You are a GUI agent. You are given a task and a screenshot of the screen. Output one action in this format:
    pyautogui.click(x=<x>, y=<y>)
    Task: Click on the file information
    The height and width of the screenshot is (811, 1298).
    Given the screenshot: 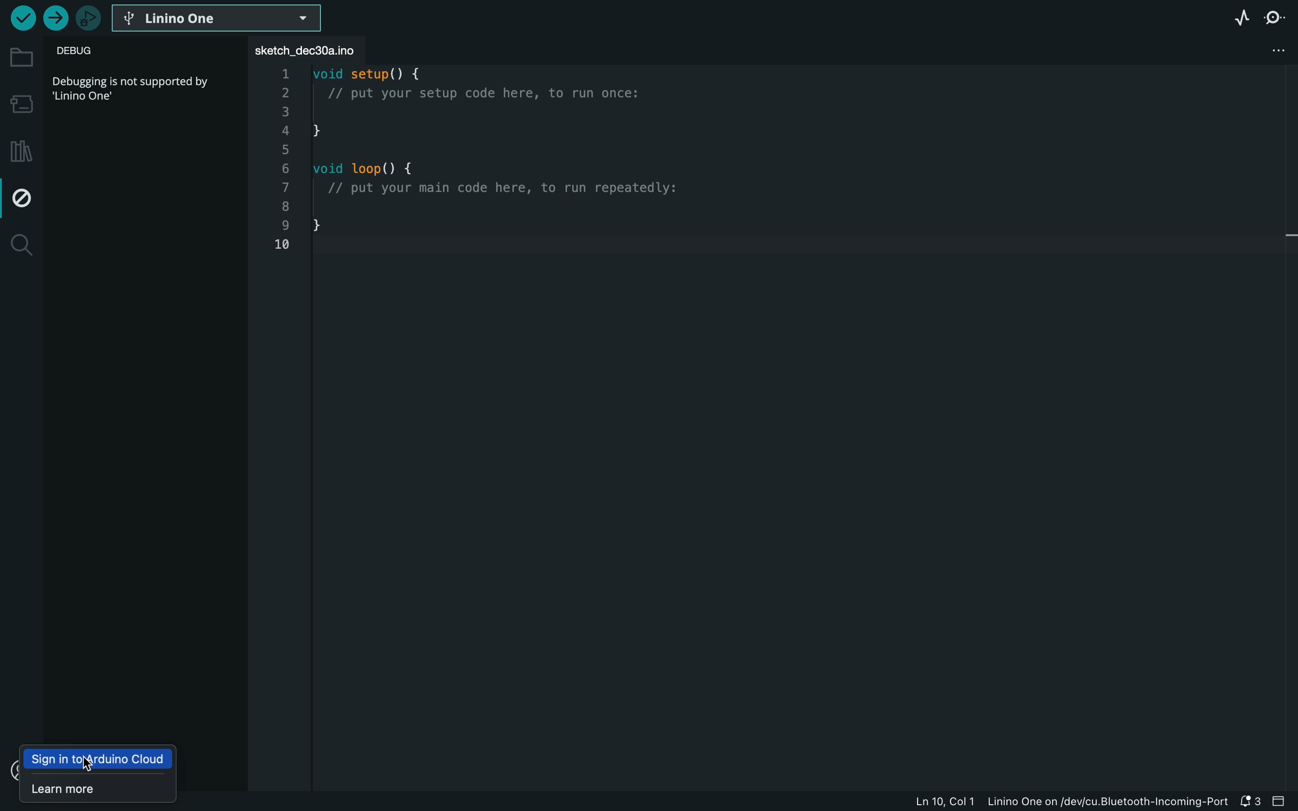 What is the action you would take?
    pyautogui.click(x=1072, y=802)
    